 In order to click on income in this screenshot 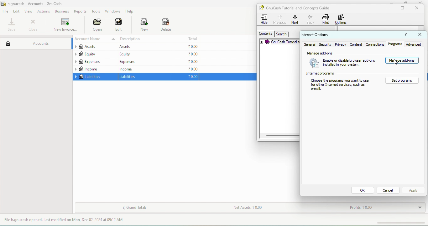, I will do `click(95, 69)`.